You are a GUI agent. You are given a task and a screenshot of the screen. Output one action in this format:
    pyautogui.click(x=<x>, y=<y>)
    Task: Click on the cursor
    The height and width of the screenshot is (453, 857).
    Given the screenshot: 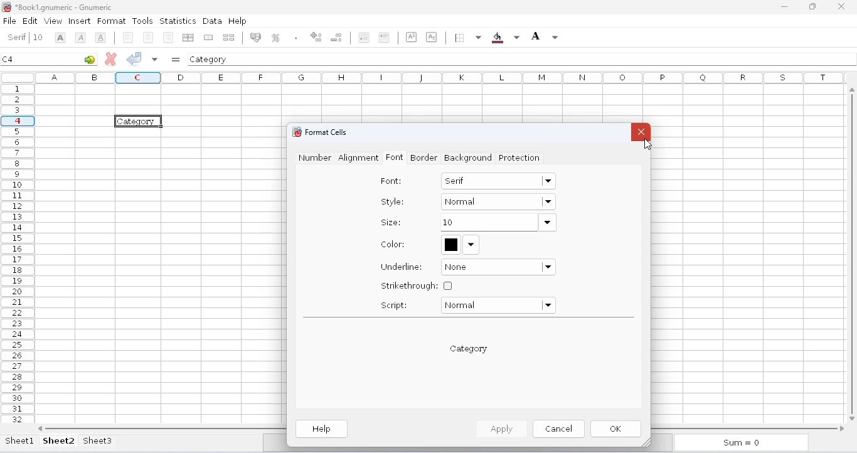 What is the action you would take?
    pyautogui.click(x=647, y=145)
    